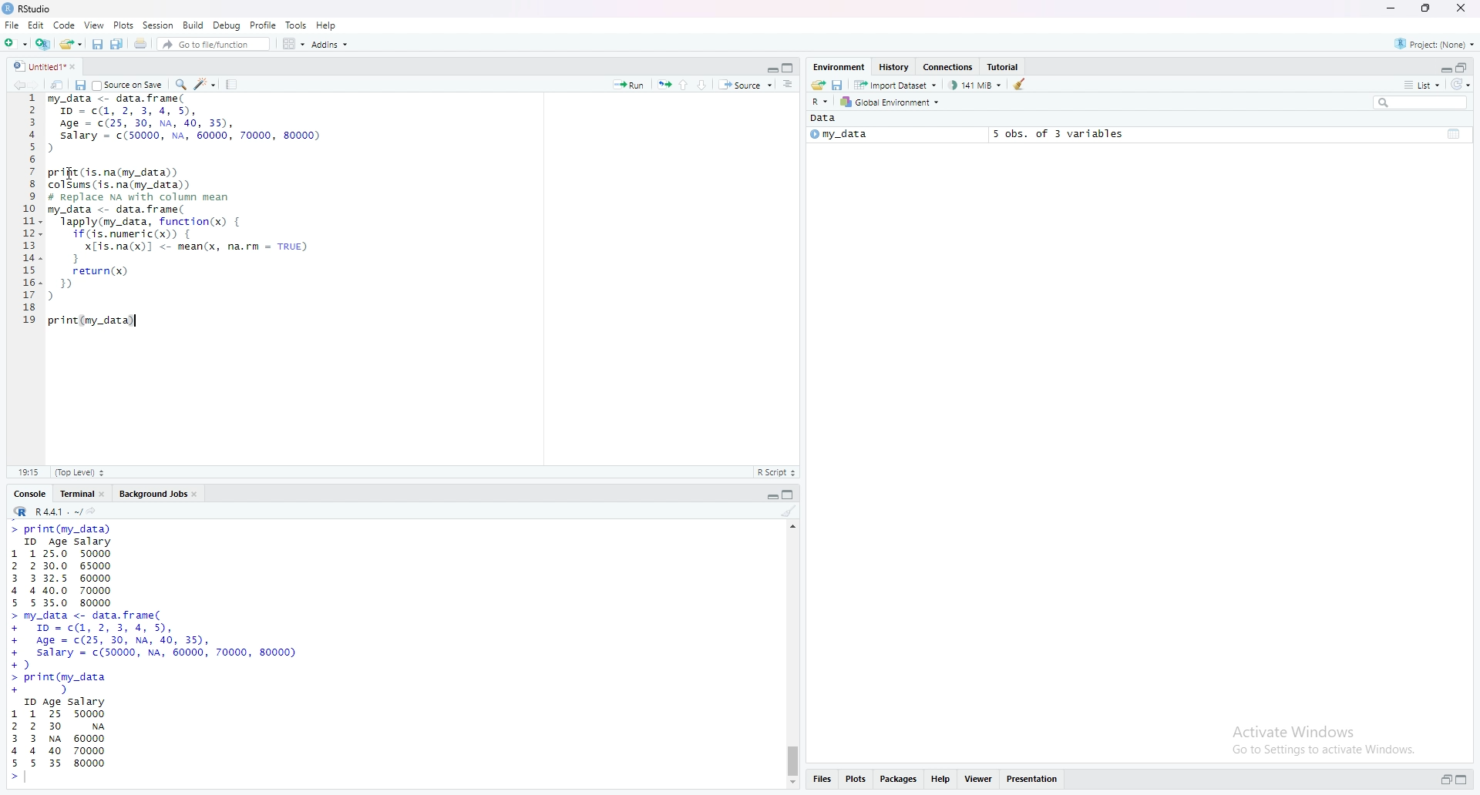 The height and width of the screenshot is (795, 1480). I want to click on data frame set, so click(158, 653).